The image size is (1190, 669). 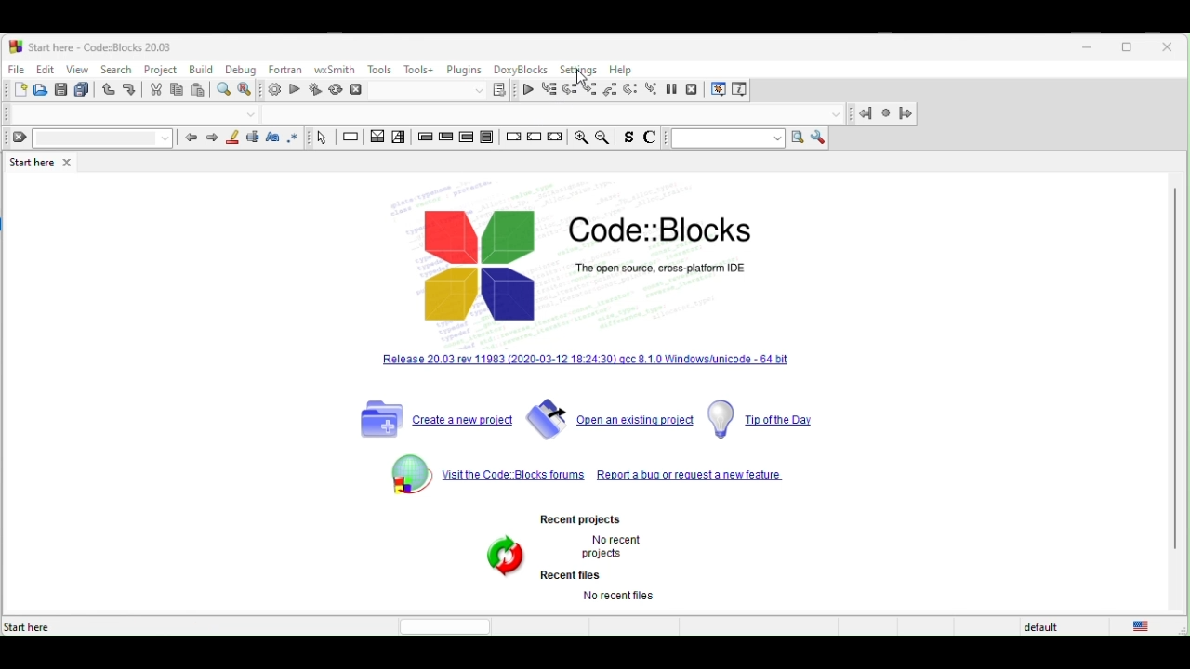 What do you see at coordinates (528, 90) in the screenshot?
I see `continue` at bounding box center [528, 90].